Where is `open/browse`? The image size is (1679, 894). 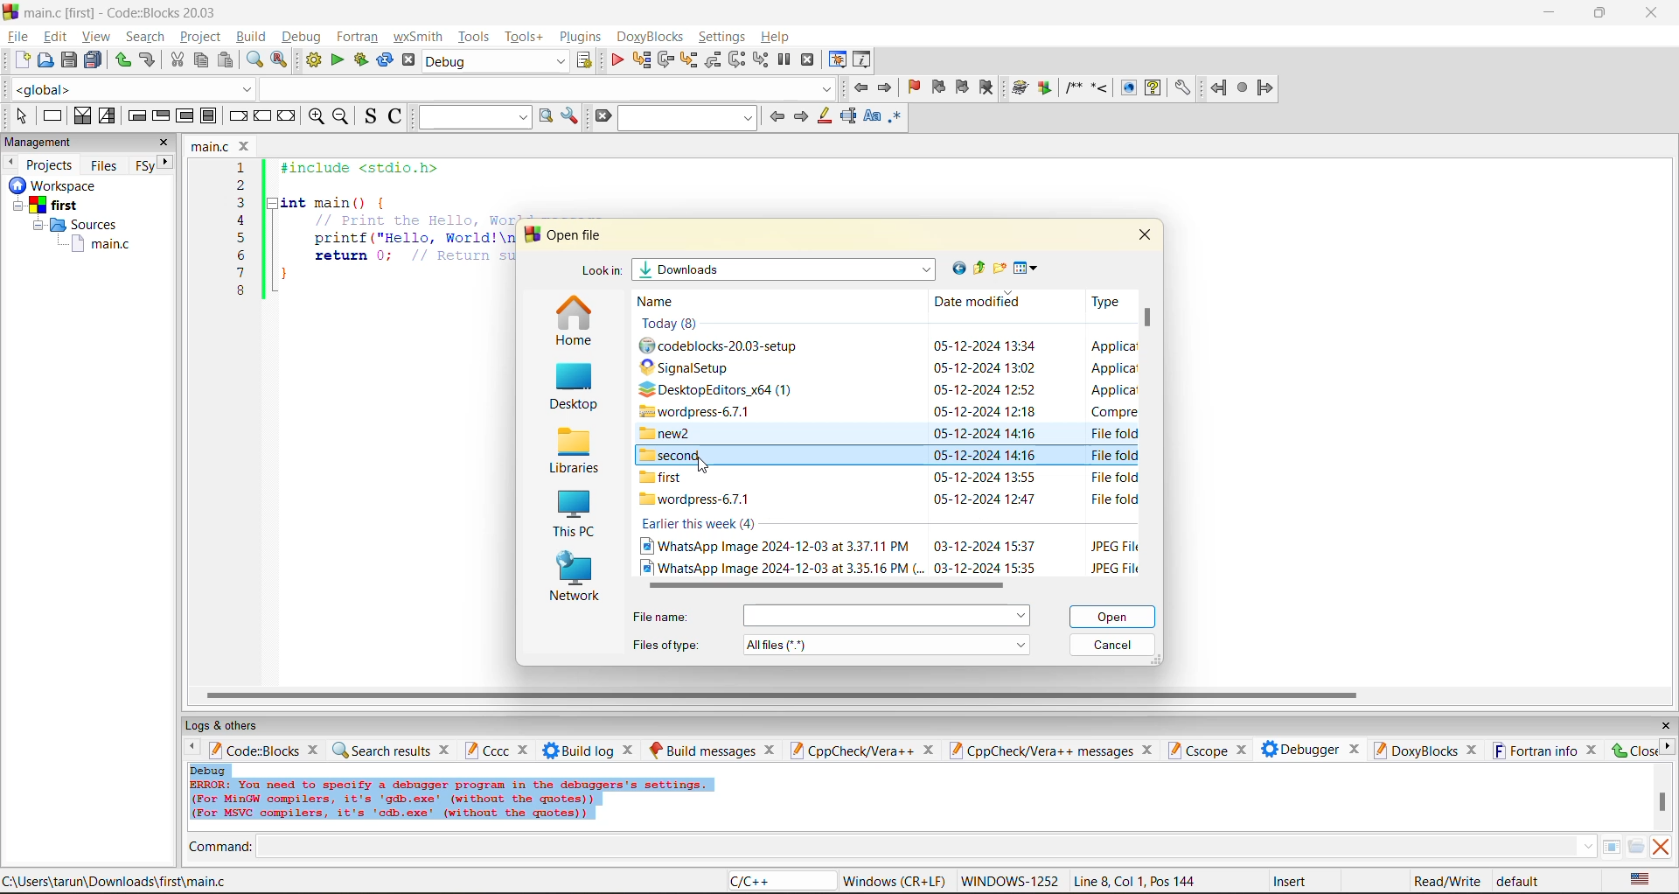
open/browse is located at coordinates (1636, 848).